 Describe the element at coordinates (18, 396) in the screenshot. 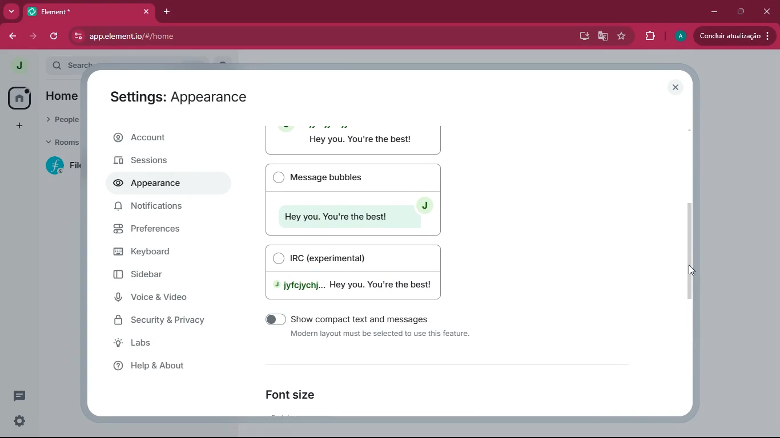

I see `message` at that location.